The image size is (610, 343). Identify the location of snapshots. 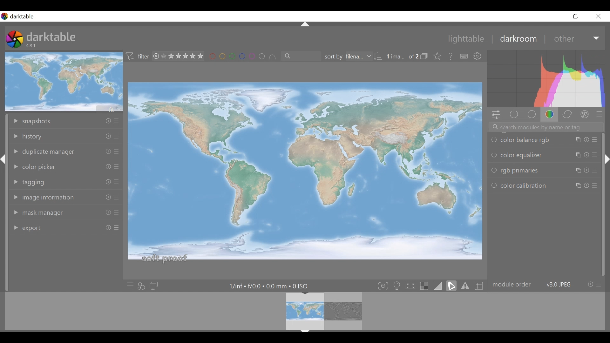
(66, 120).